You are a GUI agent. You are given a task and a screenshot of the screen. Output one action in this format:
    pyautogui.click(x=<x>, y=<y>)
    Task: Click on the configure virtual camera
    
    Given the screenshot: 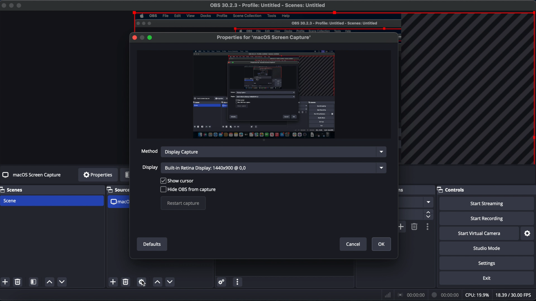 What is the action you would take?
    pyautogui.click(x=528, y=234)
    